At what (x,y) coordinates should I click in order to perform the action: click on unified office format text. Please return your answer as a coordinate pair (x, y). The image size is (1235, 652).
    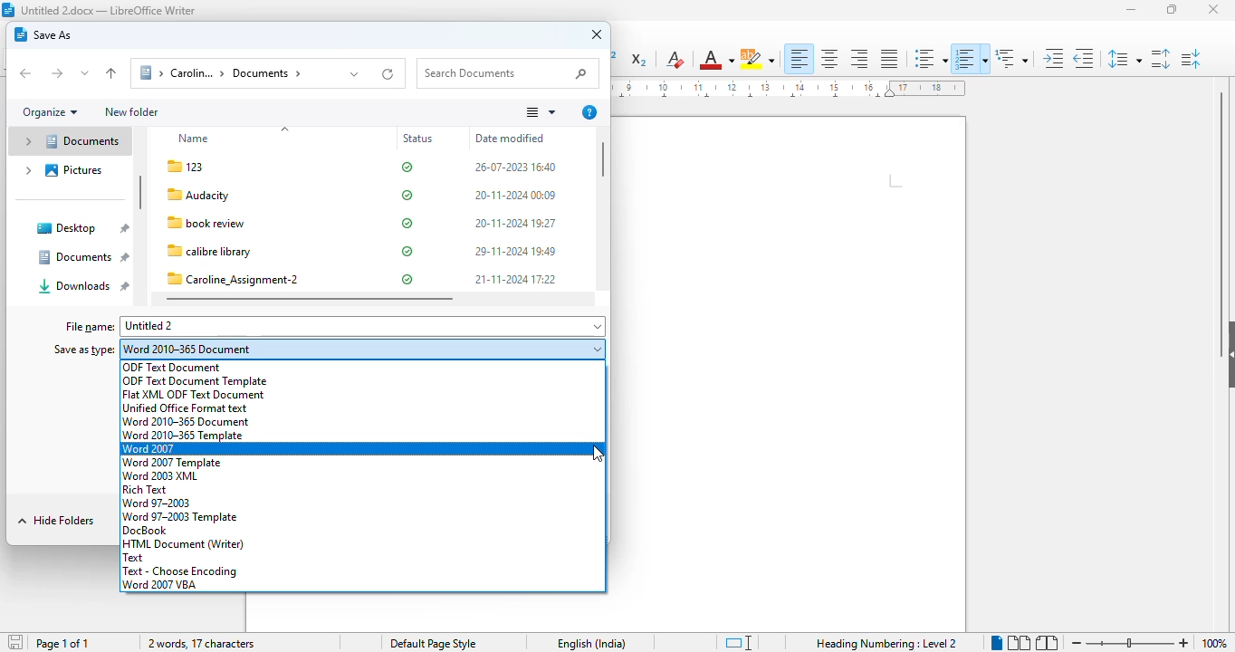
    Looking at the image, I should click on (186, 408).